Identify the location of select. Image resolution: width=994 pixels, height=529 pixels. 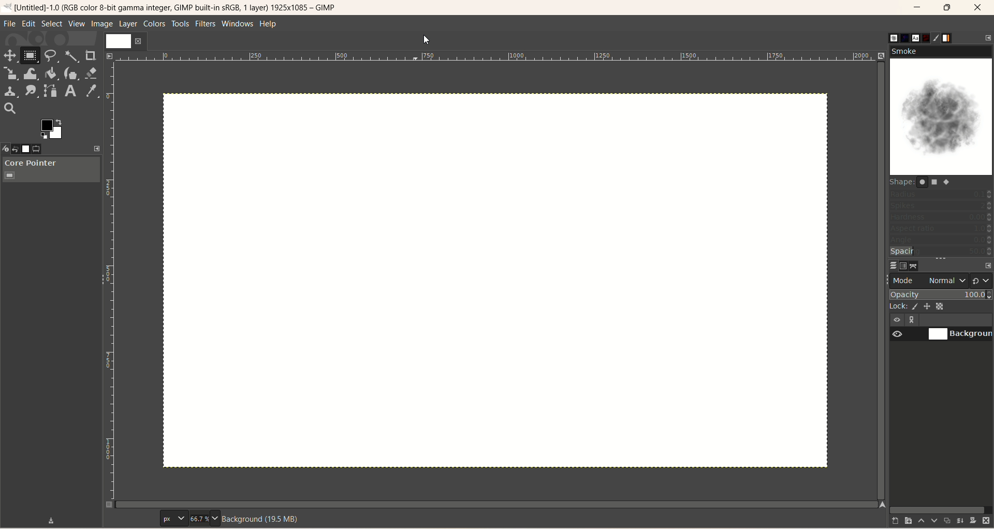
(51, 24).